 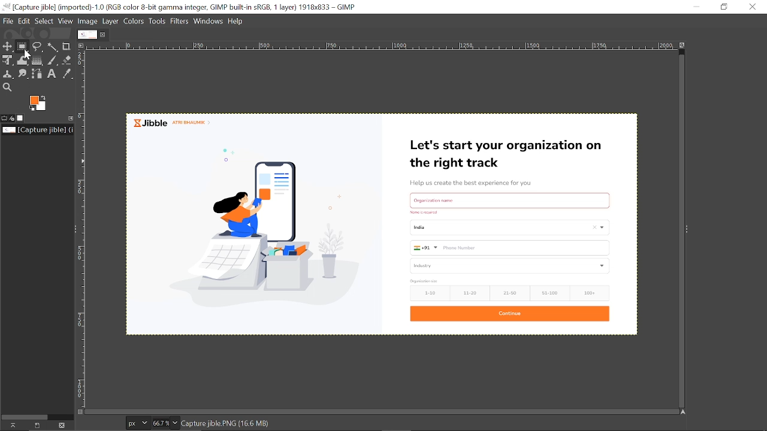 I want to click on Images, so click(x=22, y=118).